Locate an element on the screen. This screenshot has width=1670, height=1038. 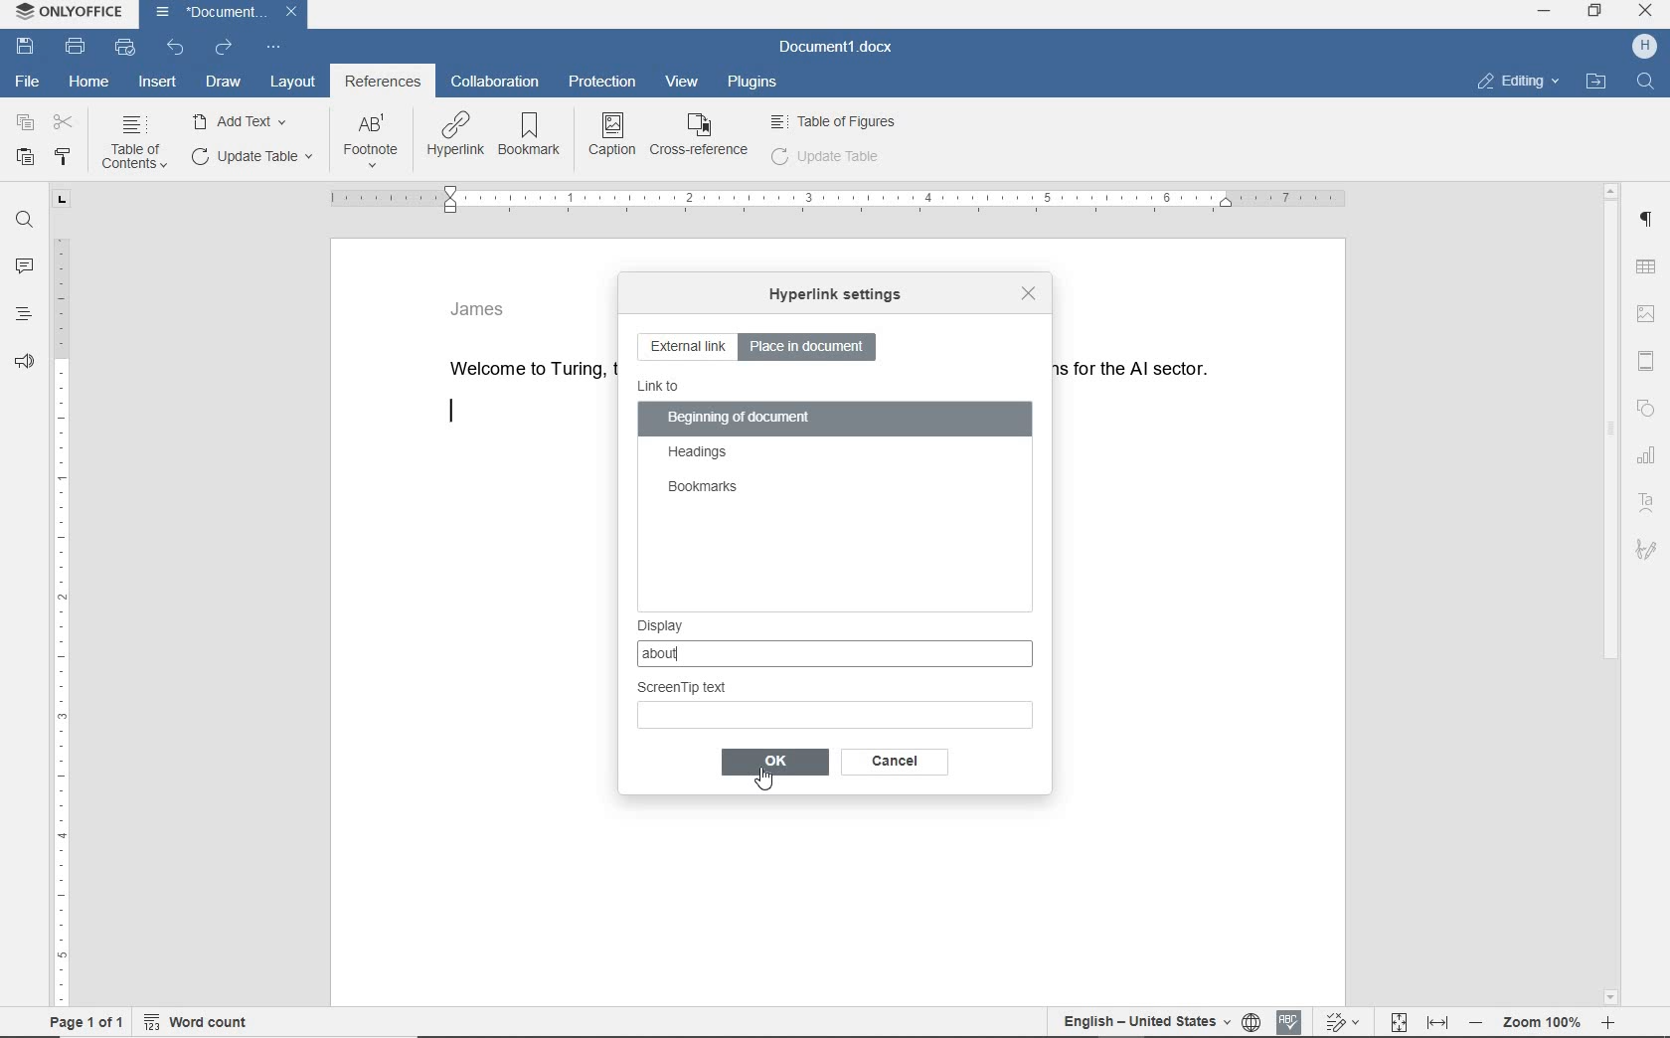
Screen Tip Text is located at coordinates (836, 702).